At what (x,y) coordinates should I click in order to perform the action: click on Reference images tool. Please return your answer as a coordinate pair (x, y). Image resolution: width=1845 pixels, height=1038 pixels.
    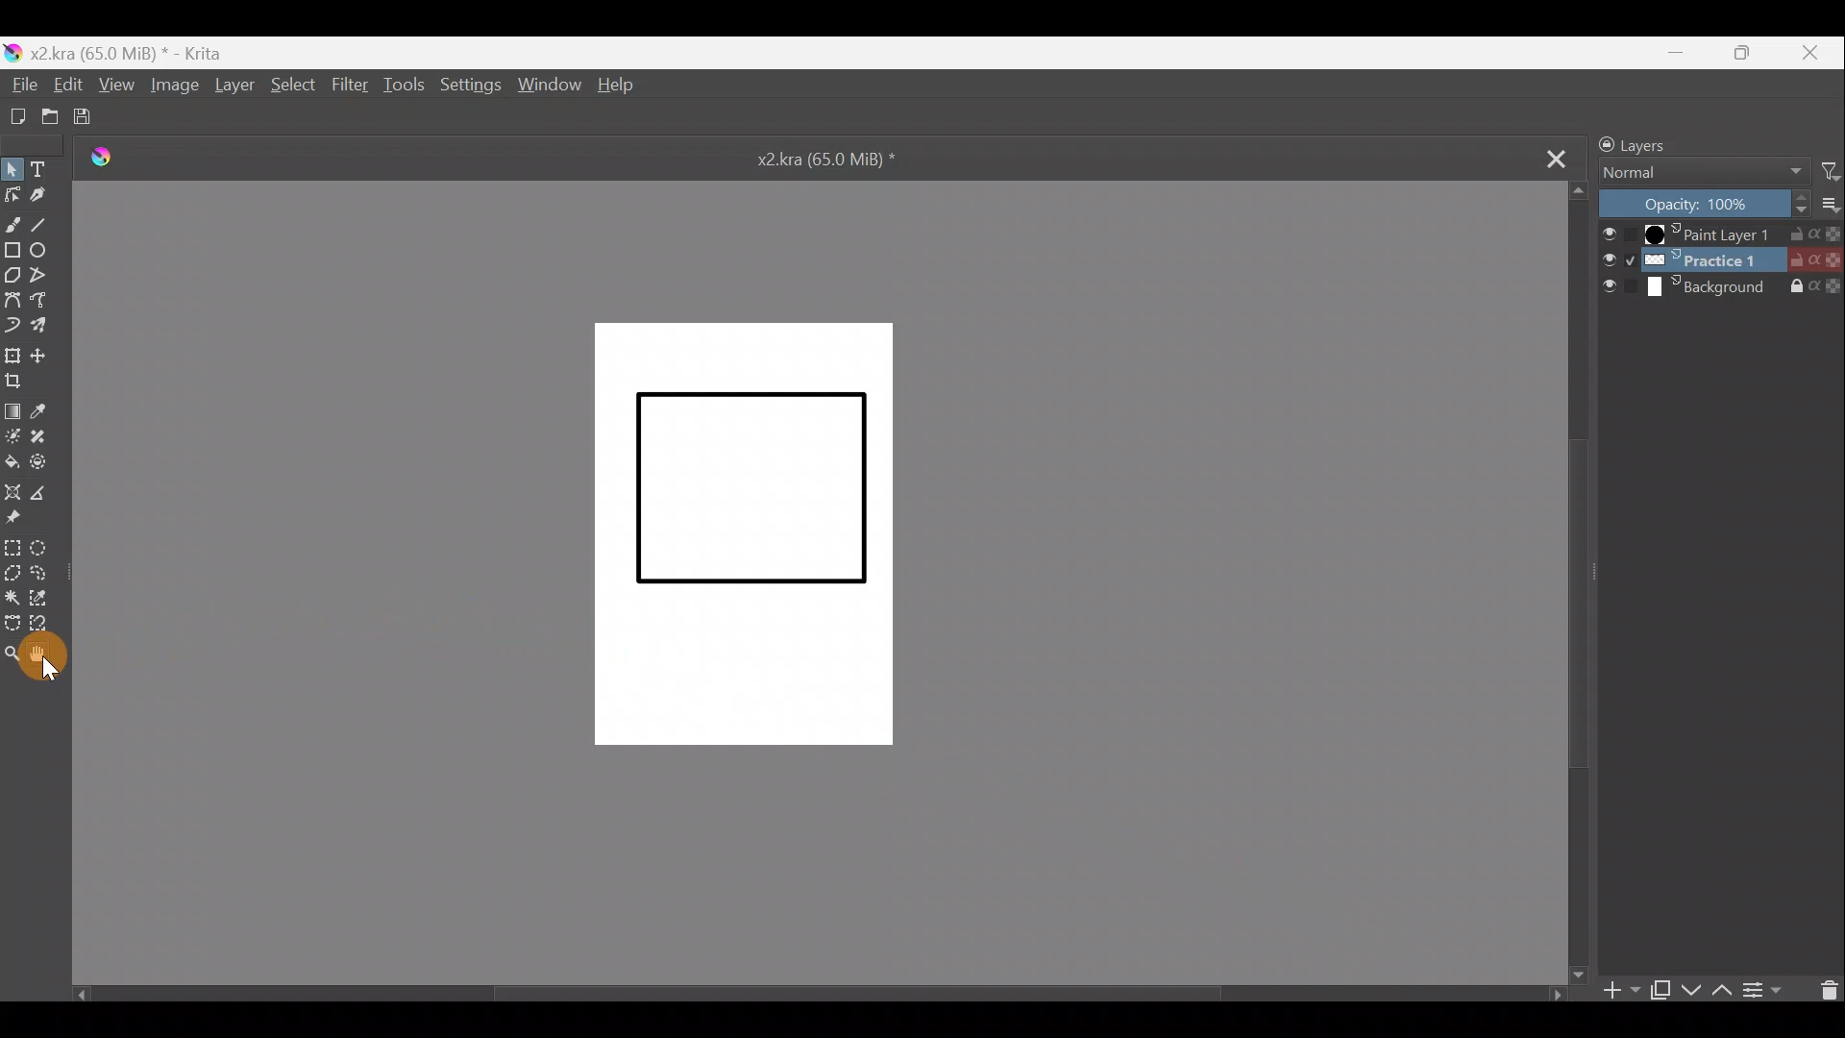
    Looking at the image, I should click on (23, 518).